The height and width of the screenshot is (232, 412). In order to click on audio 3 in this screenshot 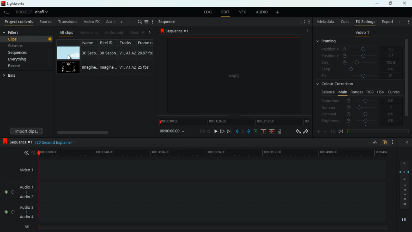, I will do `click(25, 207)`.